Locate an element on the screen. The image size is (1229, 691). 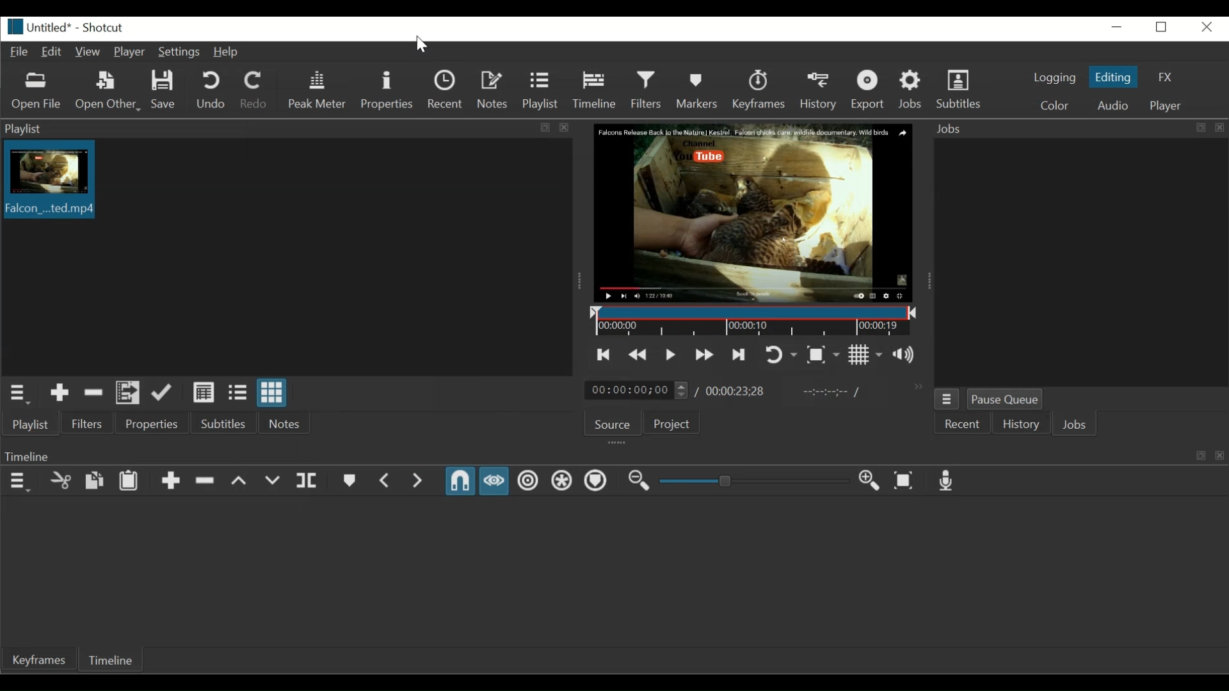
Open Other is located at coordinates (109, 92).